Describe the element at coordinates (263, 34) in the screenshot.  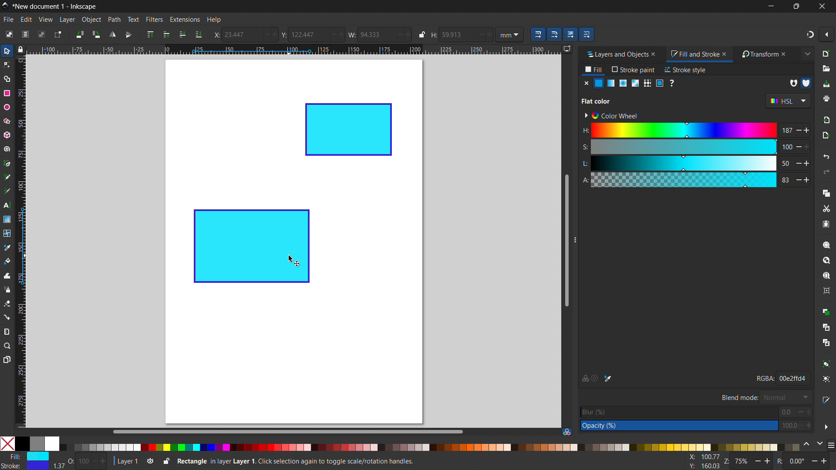
I see `minus/ decrease` at that location.